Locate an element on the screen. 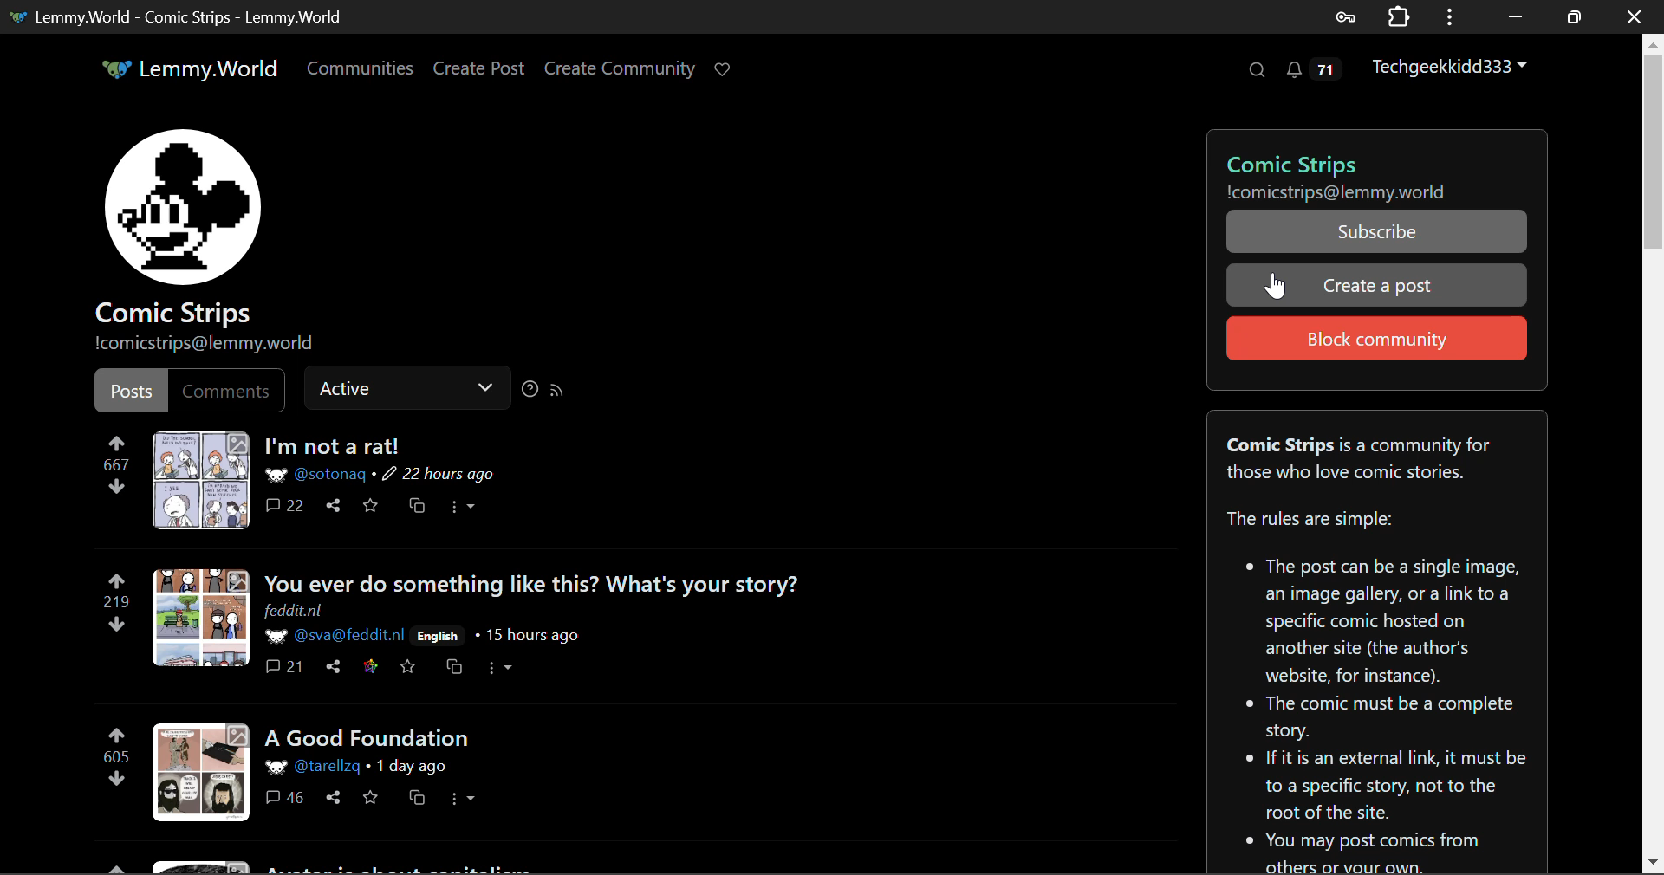  Post Media Preview is located at coordinates (199, 479).